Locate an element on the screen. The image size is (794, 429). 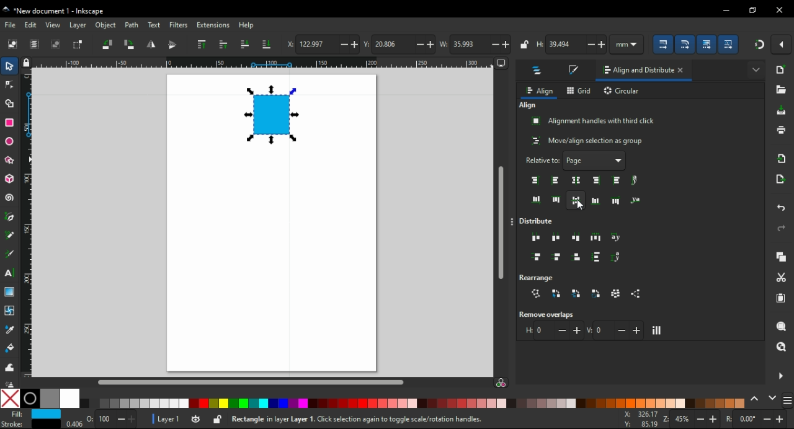
close window is located at coordinates (780, 10).